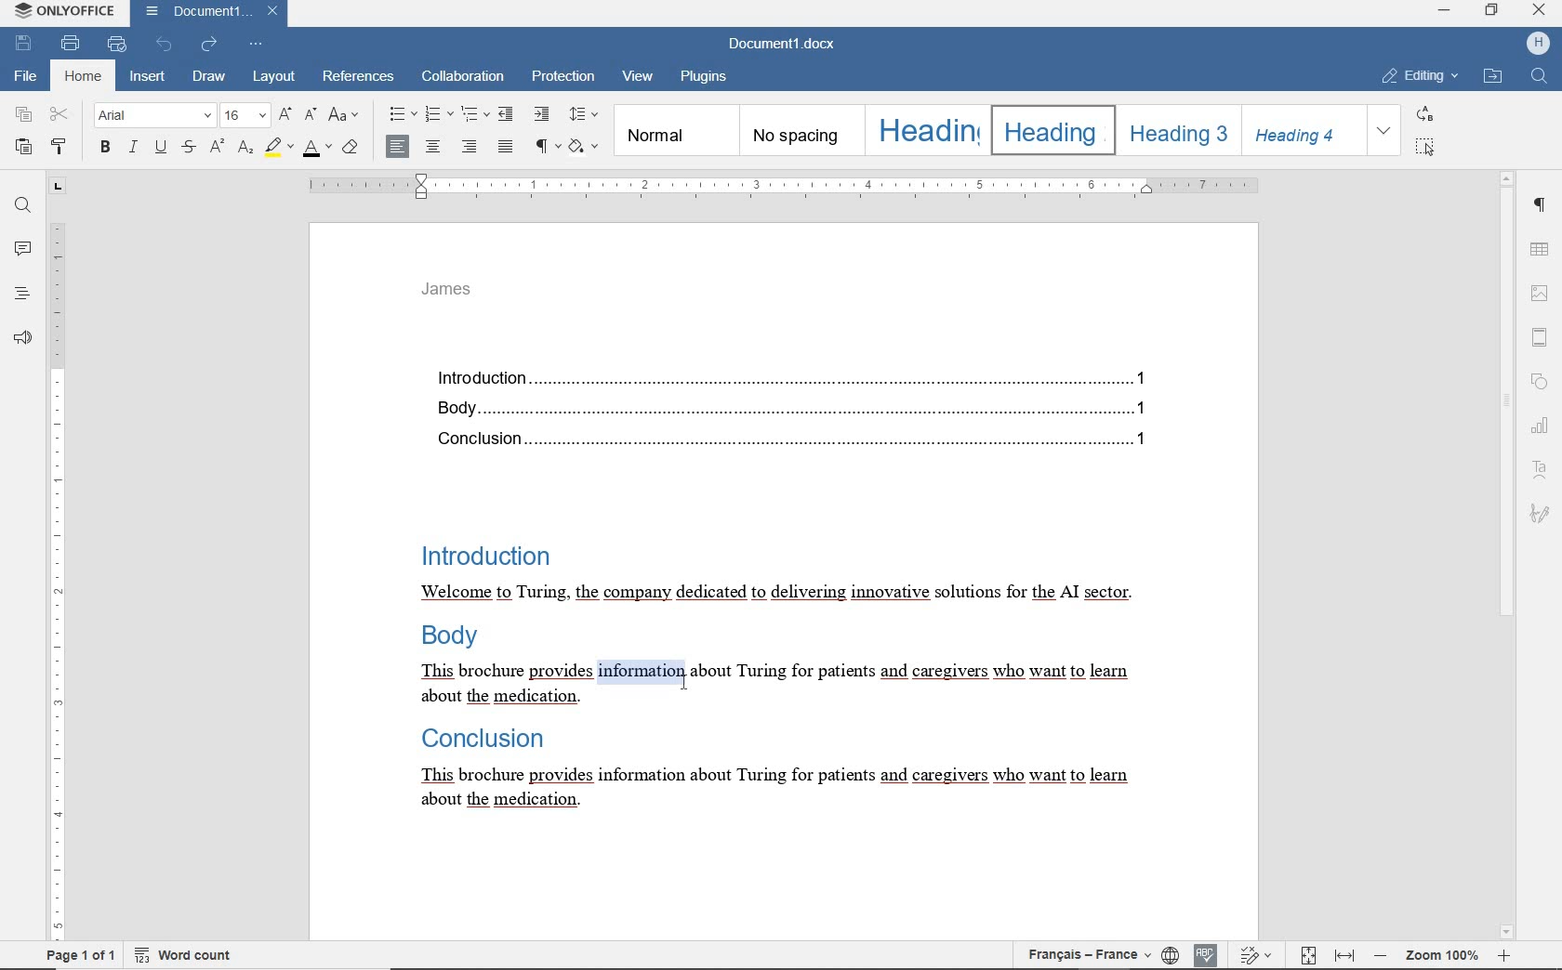  I want to click on CUSTOMIZE QUICK ACCESS TOOLBAR, so click(257, 45).